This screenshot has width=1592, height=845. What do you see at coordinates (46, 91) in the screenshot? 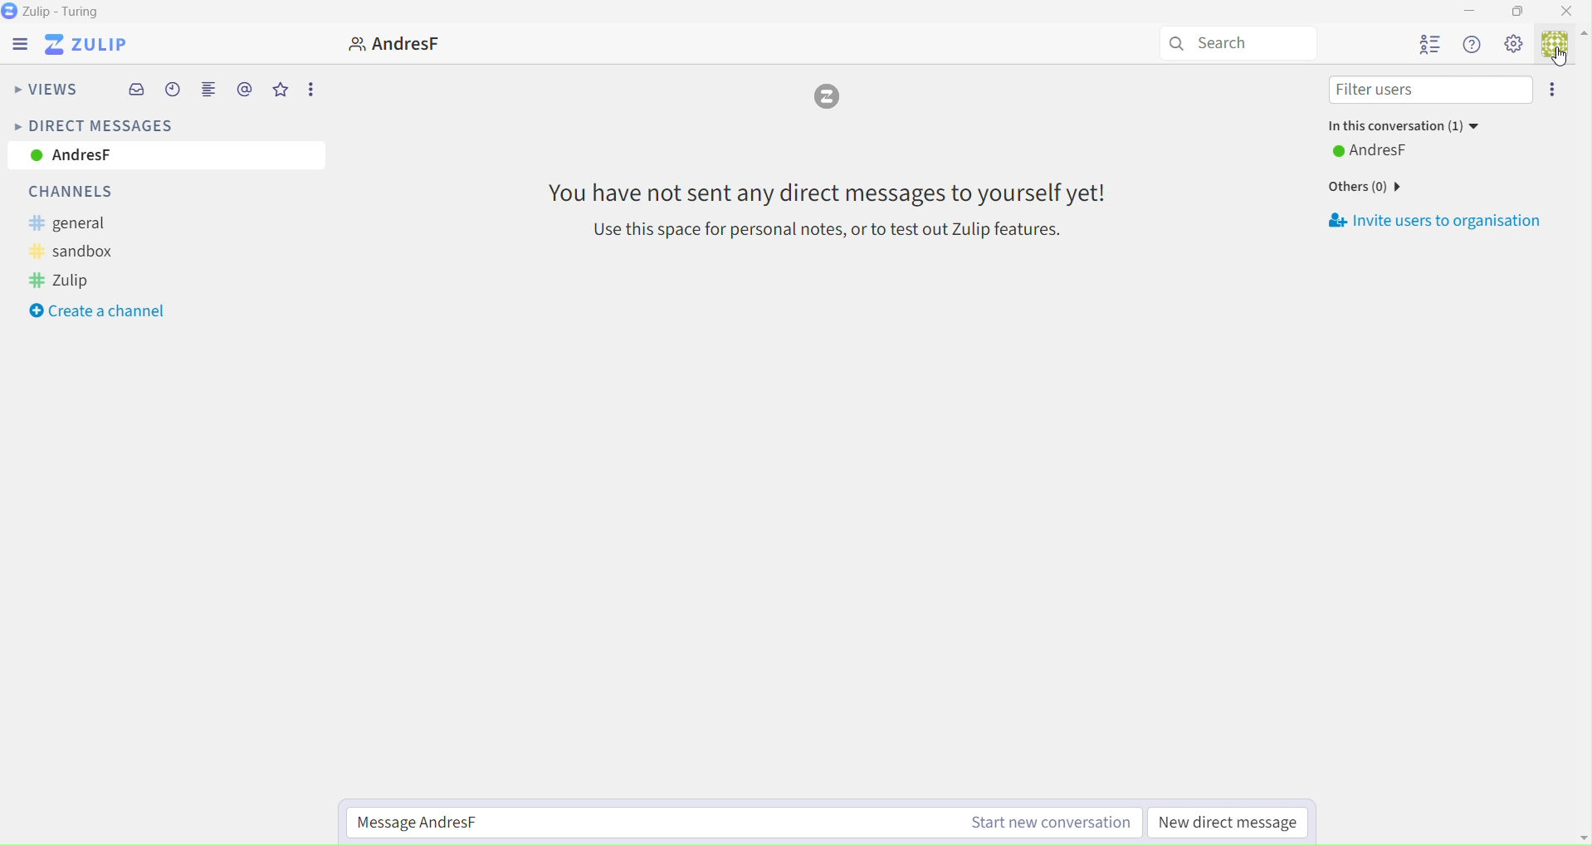
I see `Views` at bounding box center [46, 91].